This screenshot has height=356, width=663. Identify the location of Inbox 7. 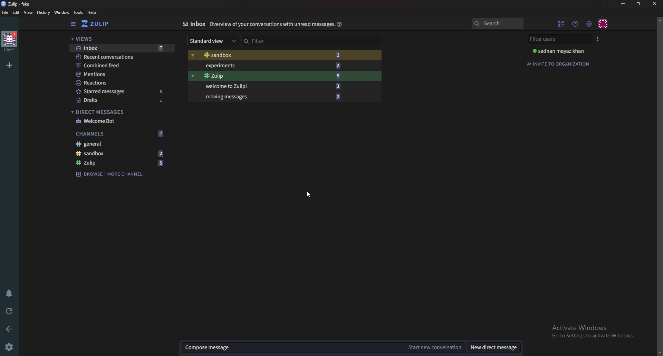
(122, 49).